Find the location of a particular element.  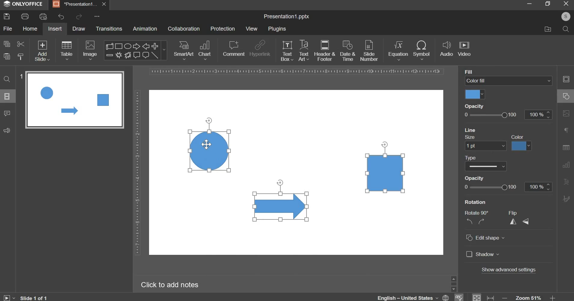

feedback is located at coordinates (7, 130).